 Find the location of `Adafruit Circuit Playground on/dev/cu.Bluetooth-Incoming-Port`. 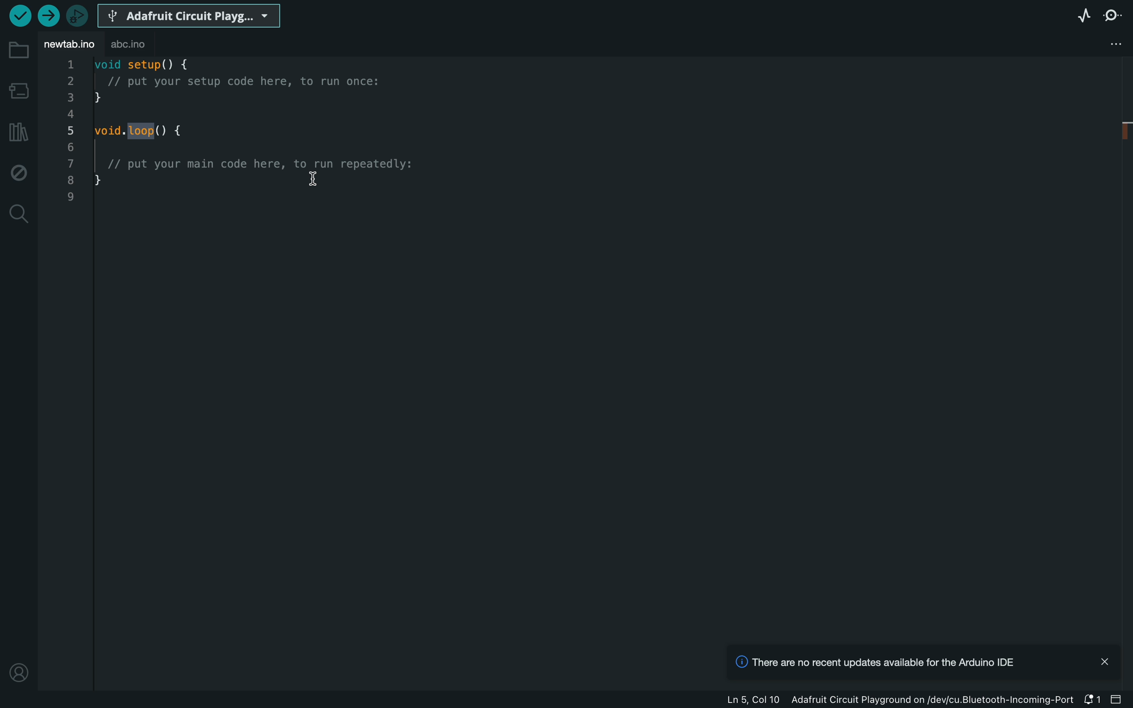

Adafruit Circuit Playground on/dev/cu.Bluetooth-Incoming-Port is located at coordinates (935, 700).